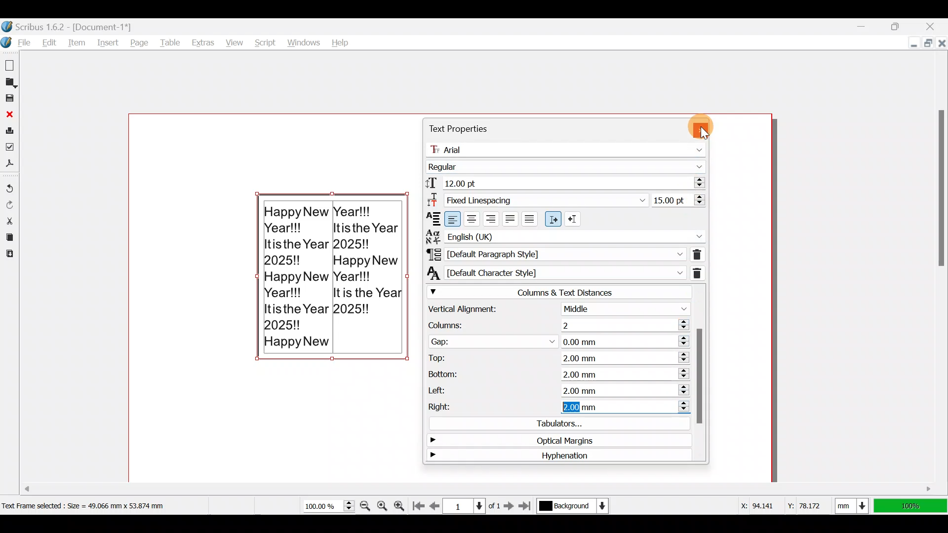 This screenshot has width=948, height=533. What do you see at coordinates (711, 124) in the screenshot?
I see `Cursor on Close` at bounding box center [711, 124].